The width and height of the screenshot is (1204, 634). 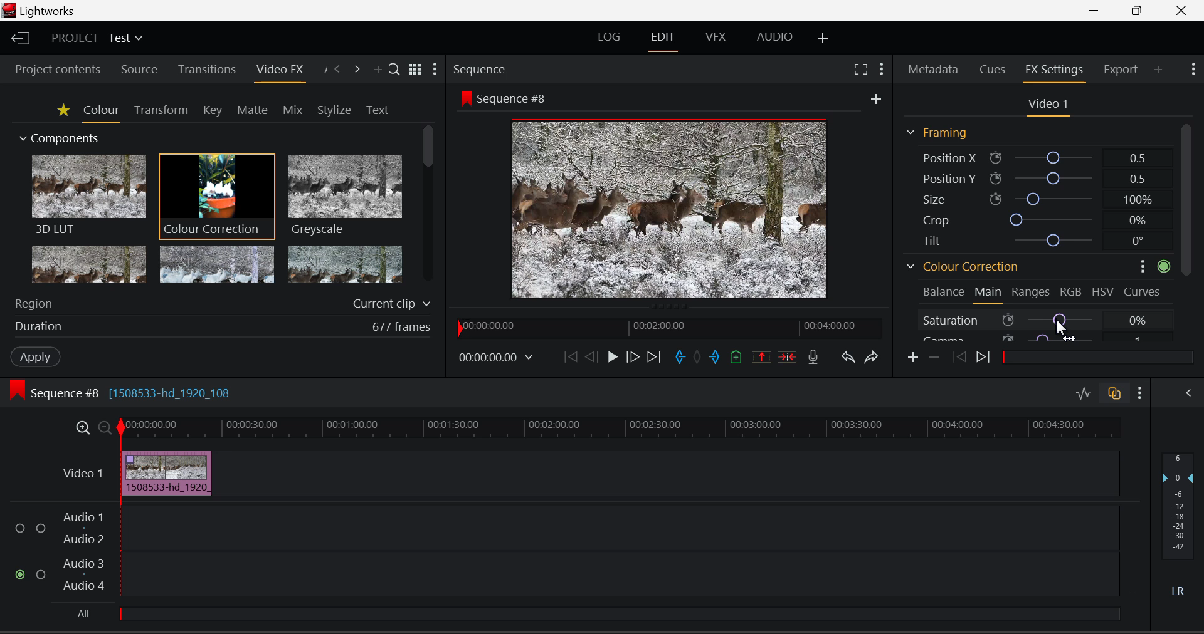 What do you see at coordinates (1033, 318) in the screenshot?
I see `Saturation` at bounding box center [1033, 318].